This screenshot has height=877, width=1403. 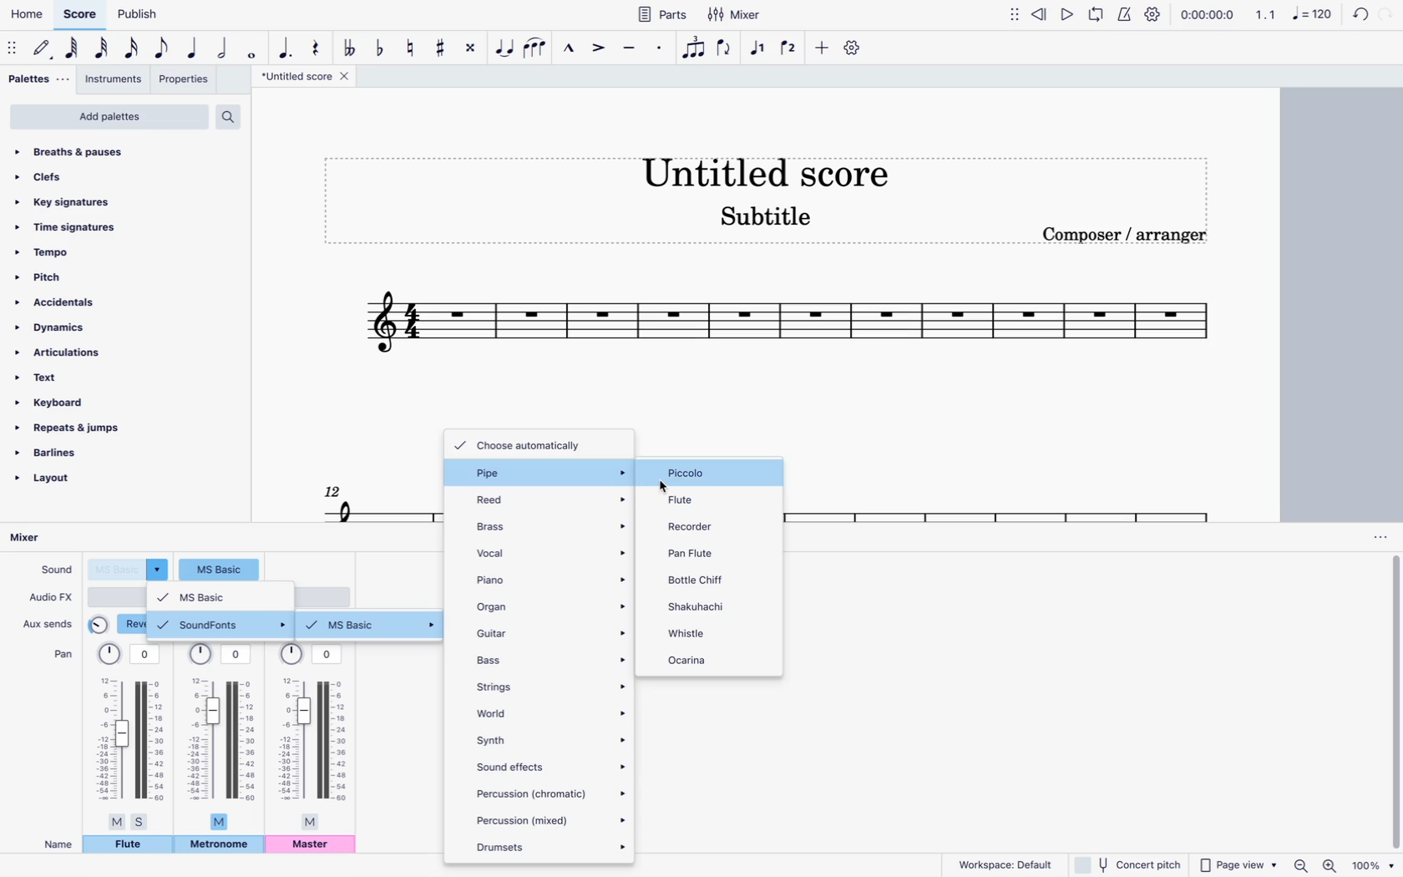 What do you see at coordinates (221, 624) in the screenshot?
I see `soundfonts` at bounding box center [221, 624].